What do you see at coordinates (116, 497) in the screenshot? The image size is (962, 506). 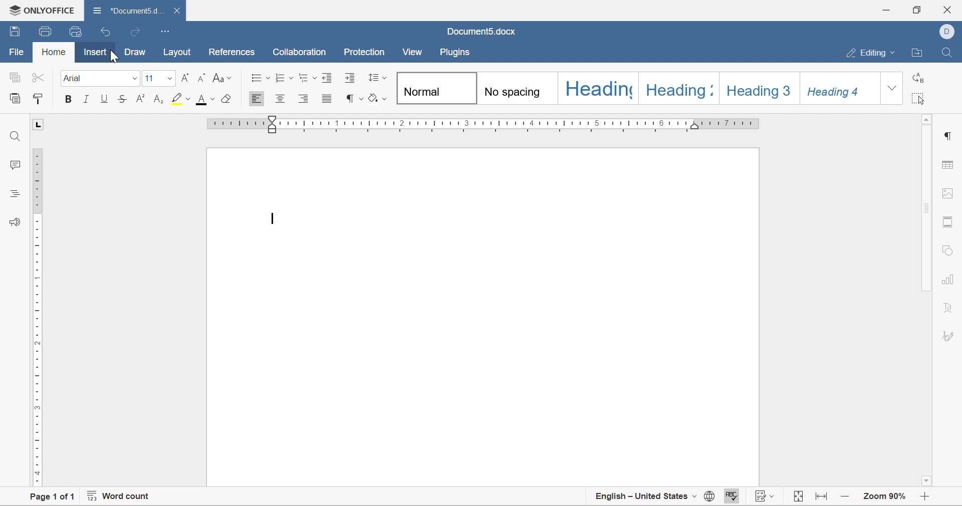 I see `word count` at bounding box center [116, 497].